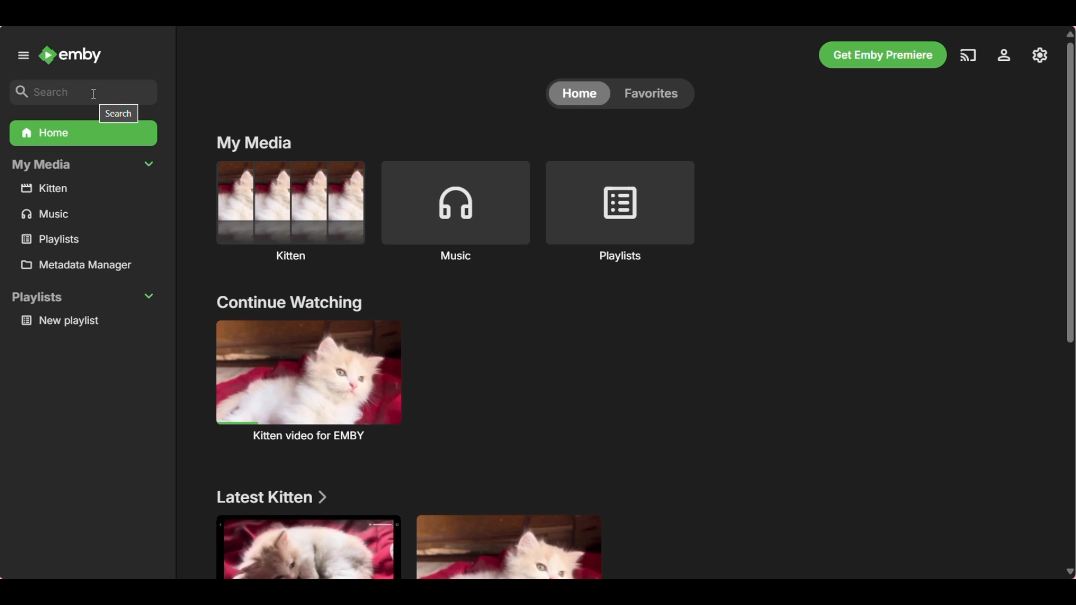 This screenshot has width=1076, height=605. Describe the element at coordinates (87, 320) in the screenshot. I see `New playlist` at that location.